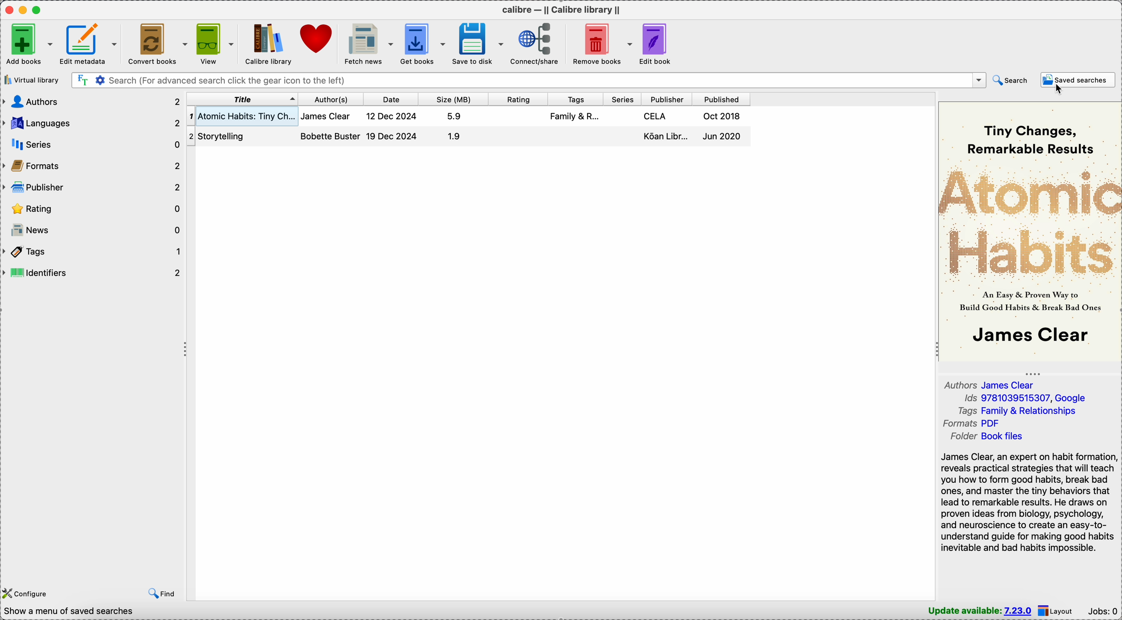  I want to click on minimize Calibre, so click(24, 10).